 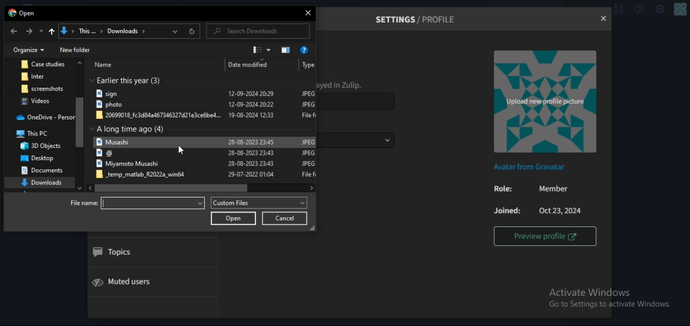 What do you see at coordinates (29, 31) in the screenshot?
I see `forward` at bounding box center [29, 31].